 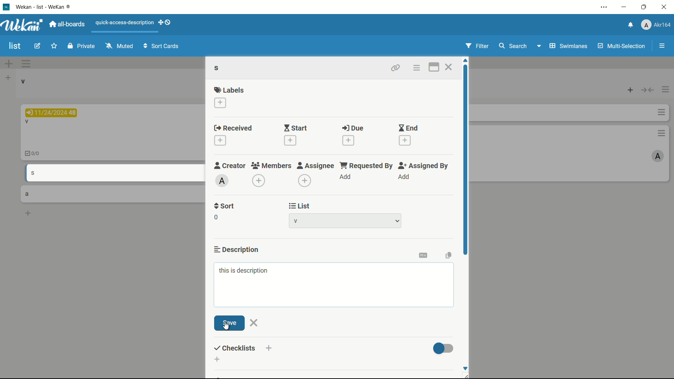 I want to click on add end date, so click(x=405, y=141).